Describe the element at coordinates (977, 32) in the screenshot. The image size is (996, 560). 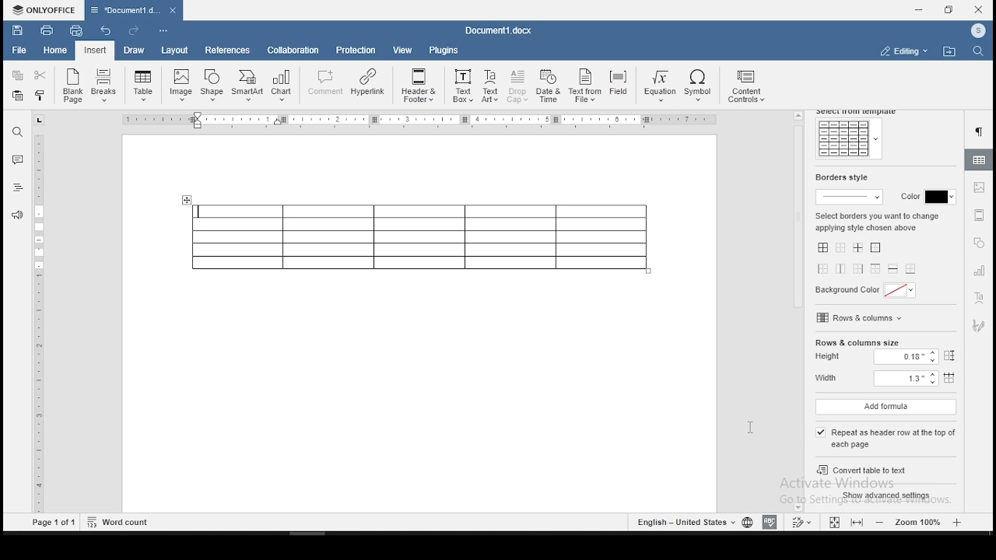
I see `ICON` at that location.